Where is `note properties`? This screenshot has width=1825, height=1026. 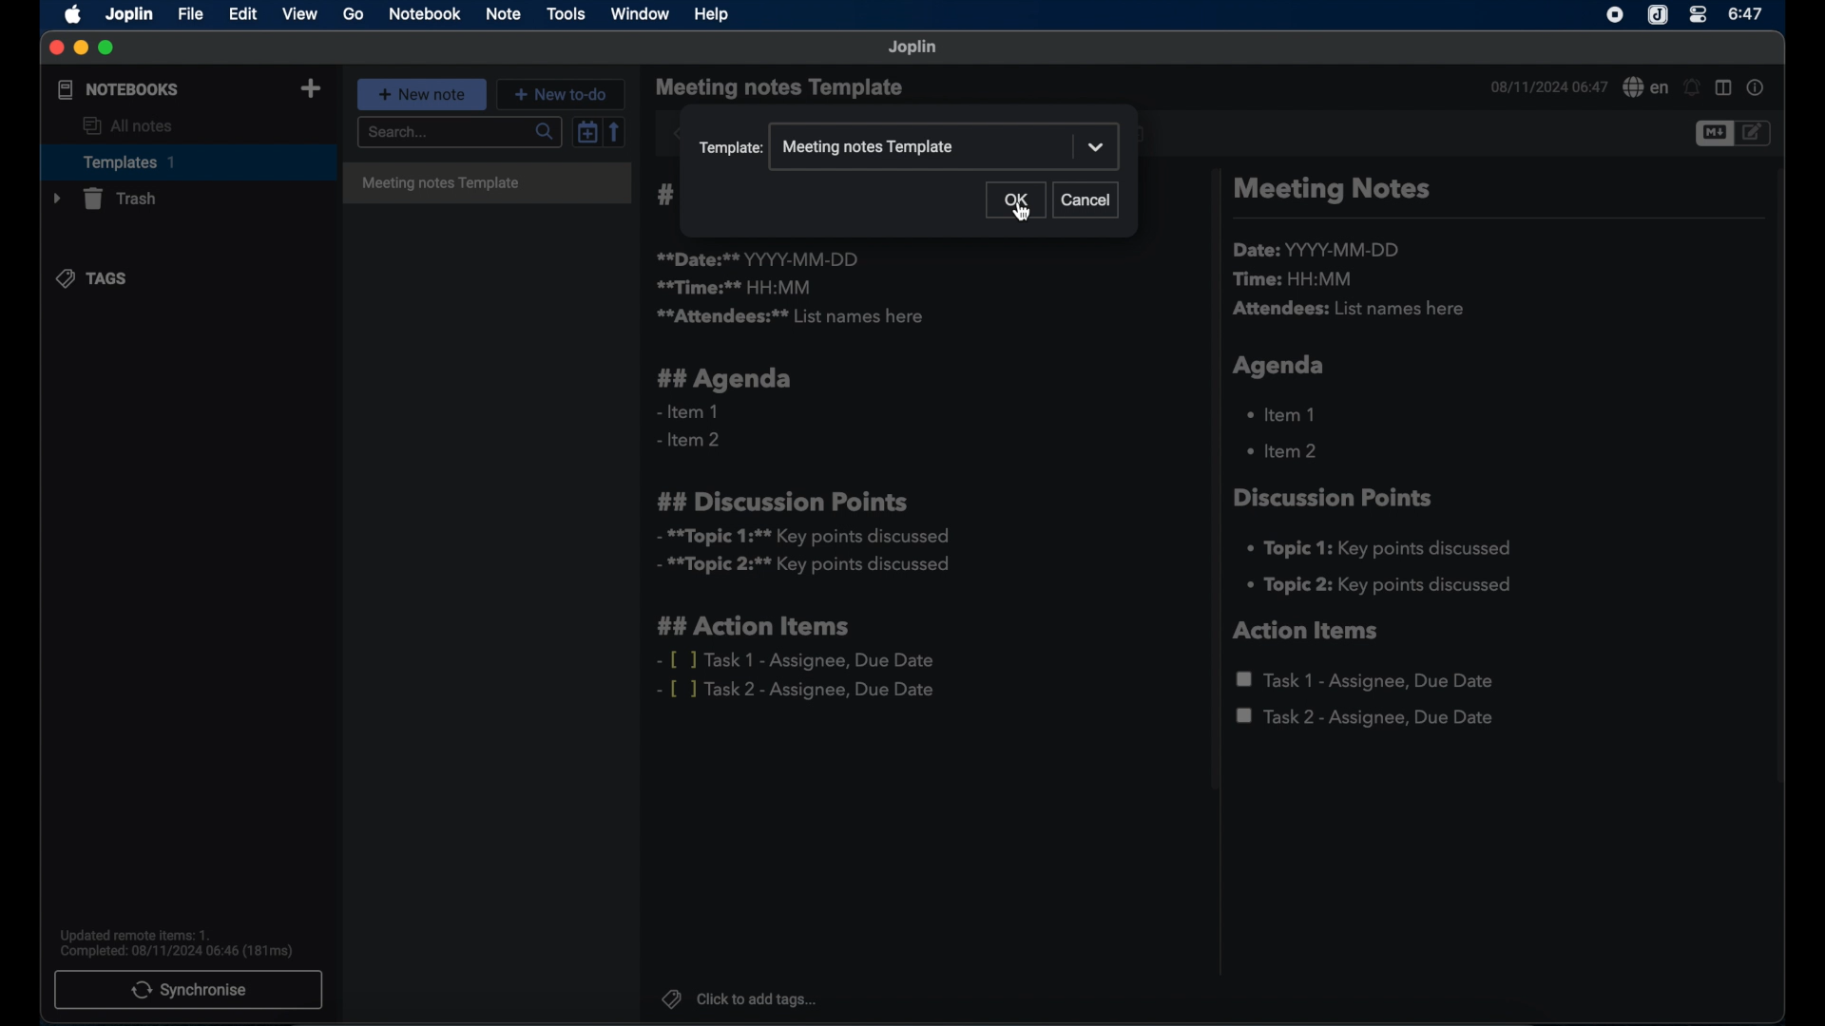
note properties is located at coordinates (1758, 89).